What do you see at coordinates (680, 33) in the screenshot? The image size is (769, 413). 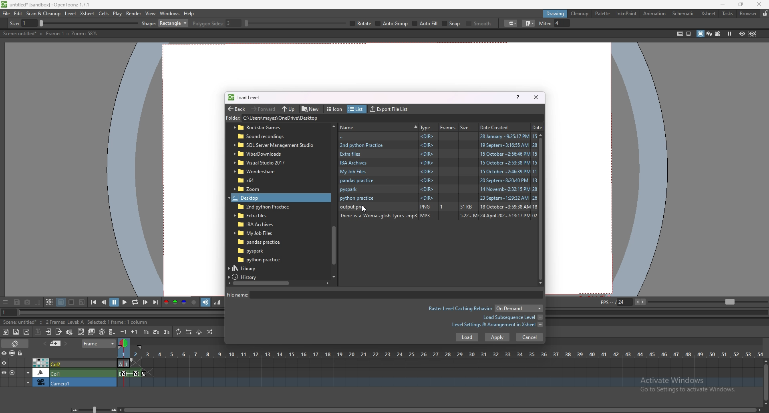 I see `safe area` at bounding box center [680, 33].